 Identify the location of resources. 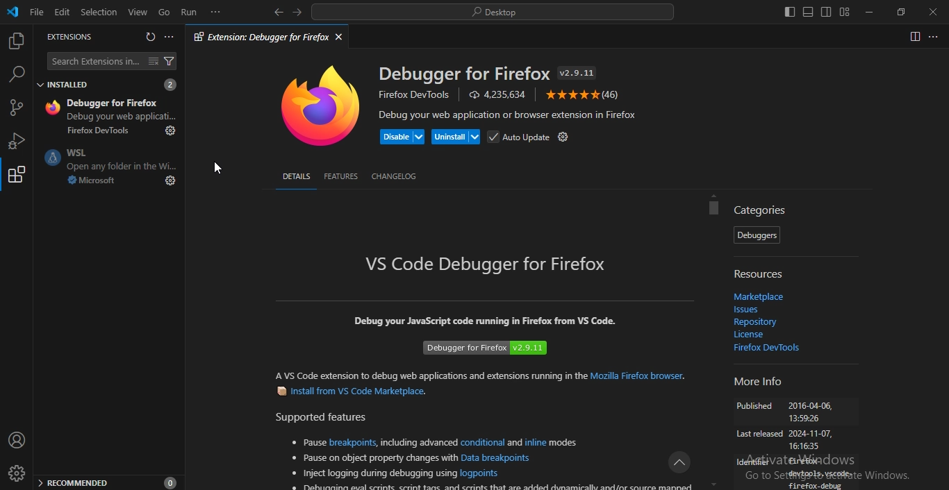
(754, 271).